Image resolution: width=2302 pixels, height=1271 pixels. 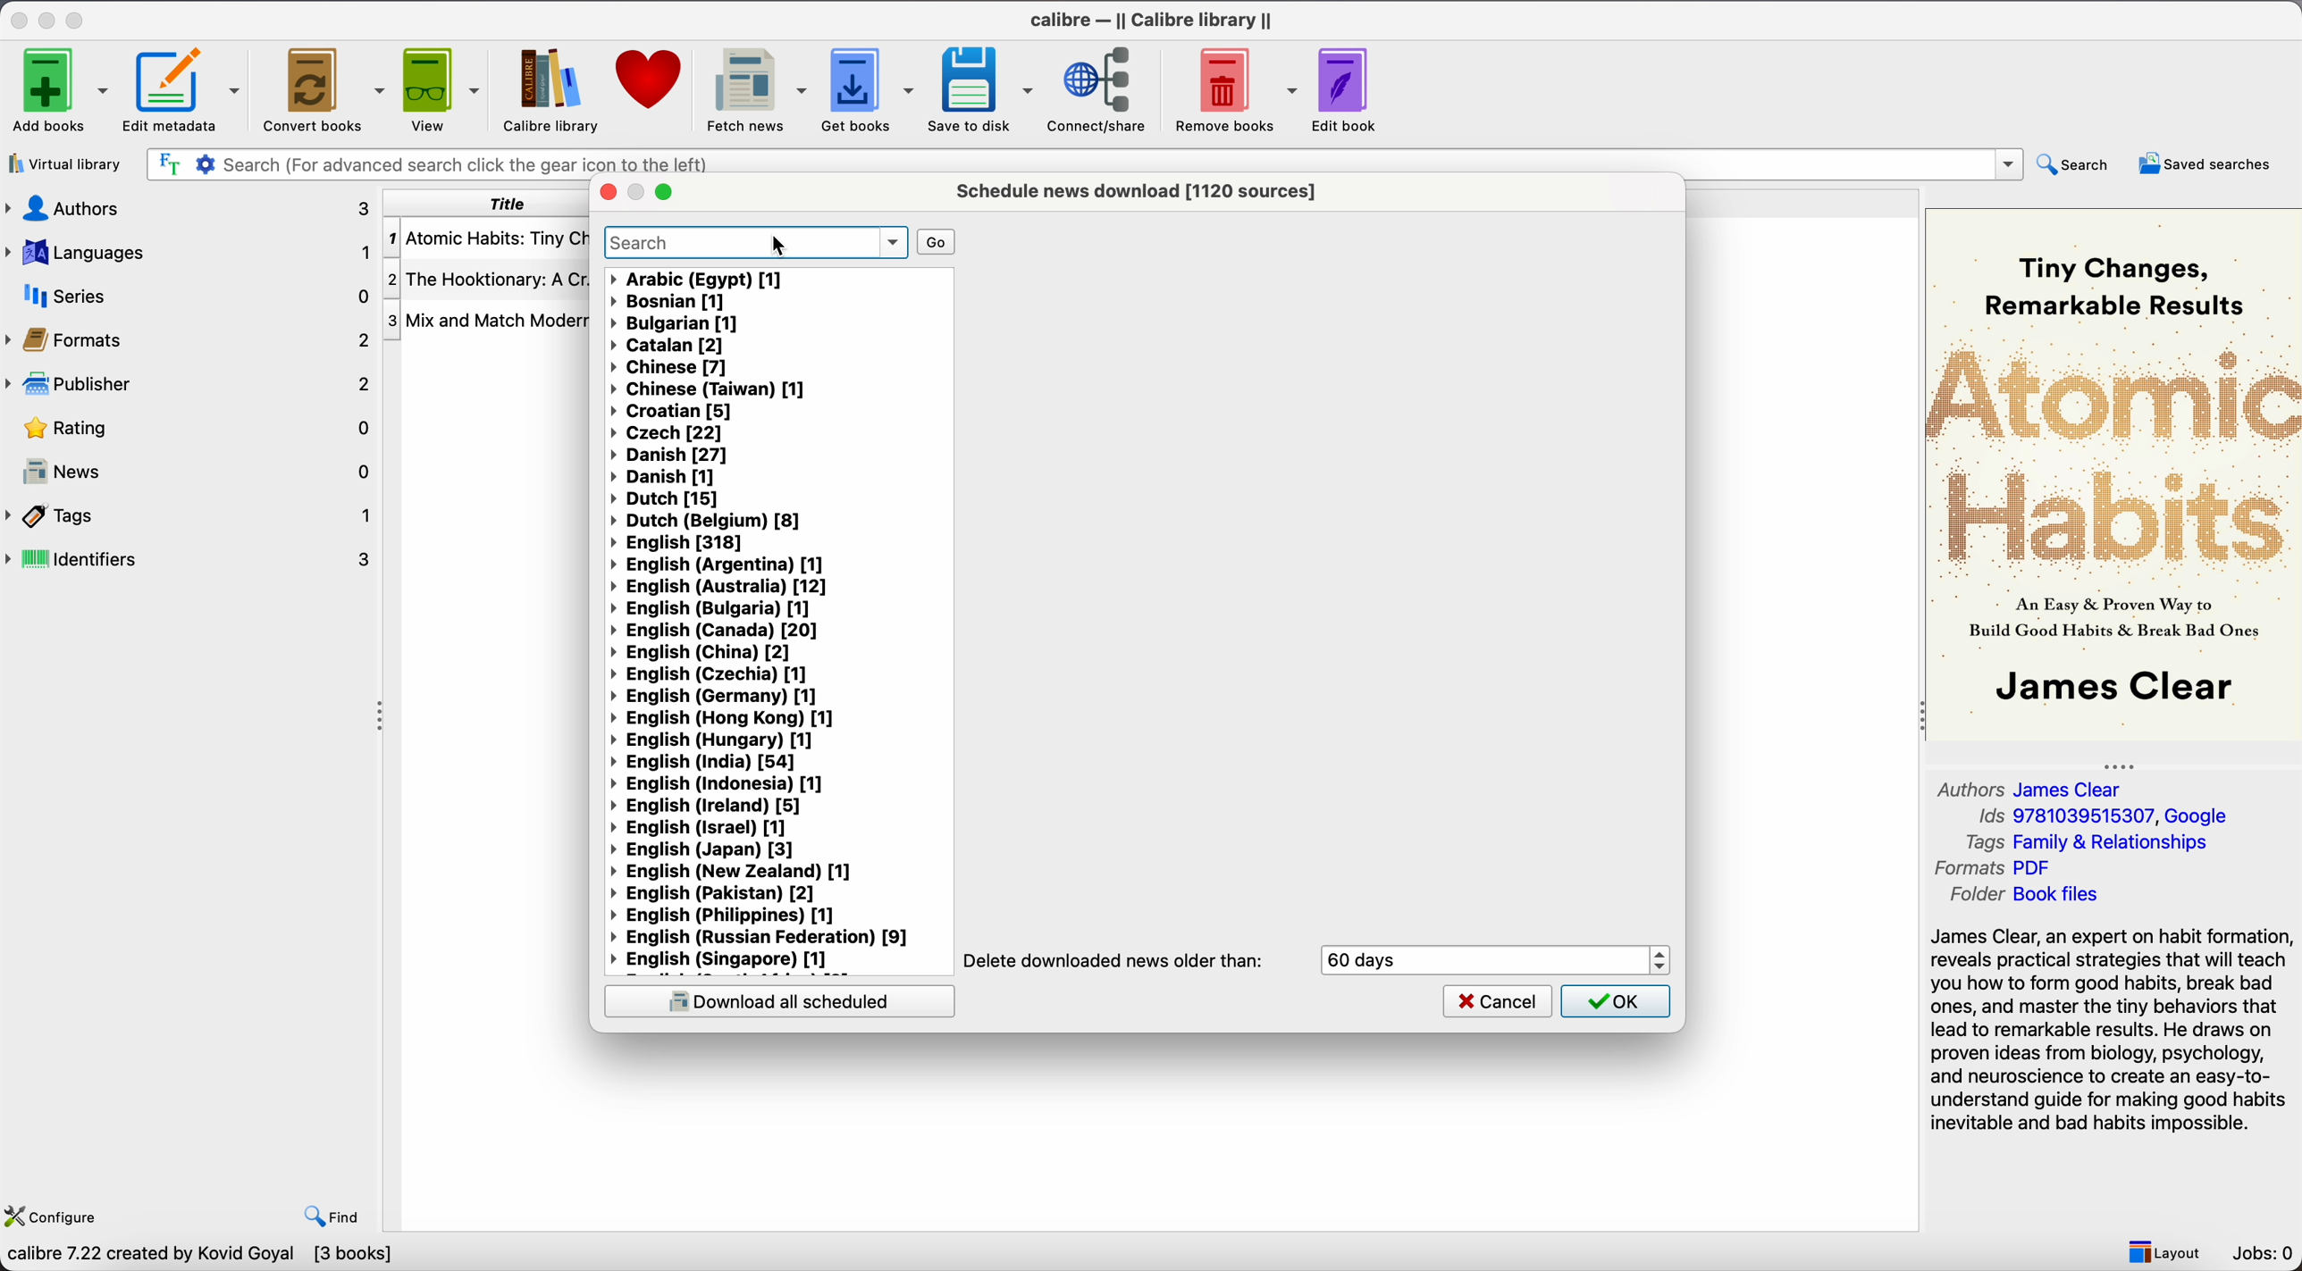 I want to click on find, so click(x=332, y=1217).